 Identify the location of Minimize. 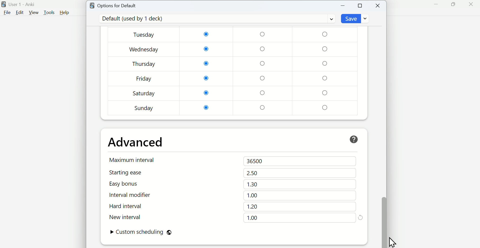
(343, 6).